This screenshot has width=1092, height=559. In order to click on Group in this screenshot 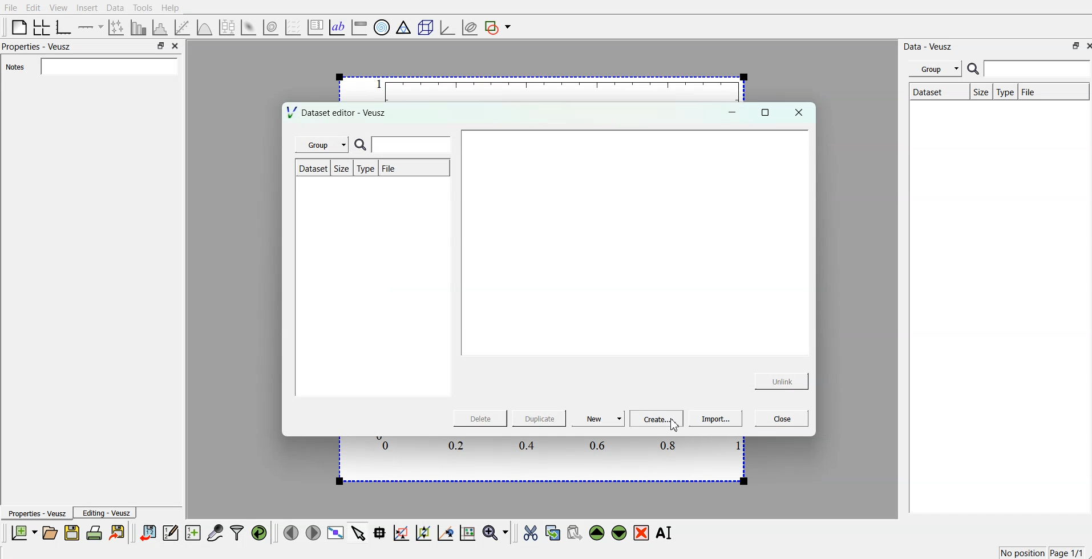, I will do `click(326, 145)`.